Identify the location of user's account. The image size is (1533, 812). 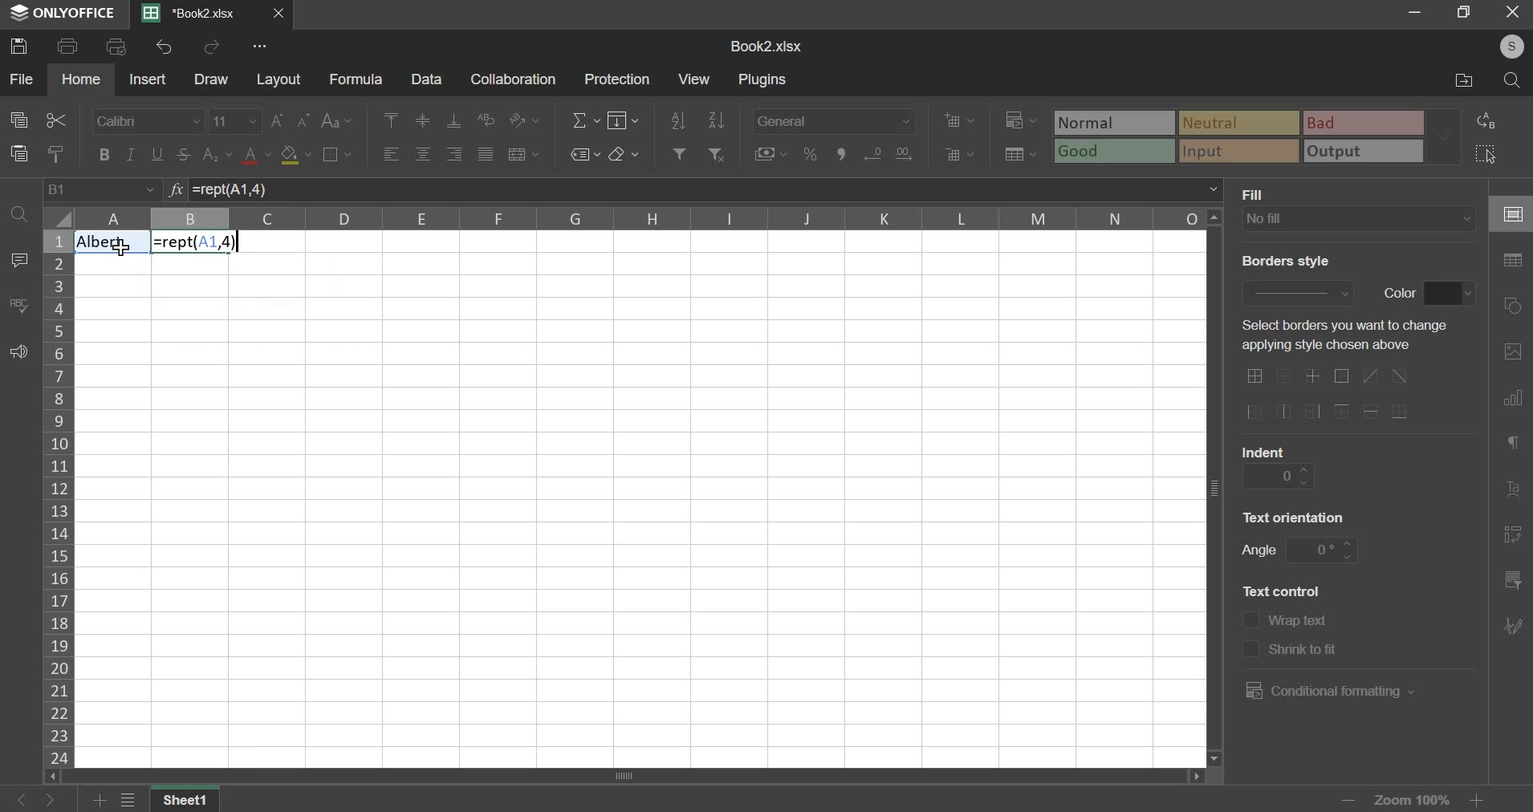
(1509, 44).